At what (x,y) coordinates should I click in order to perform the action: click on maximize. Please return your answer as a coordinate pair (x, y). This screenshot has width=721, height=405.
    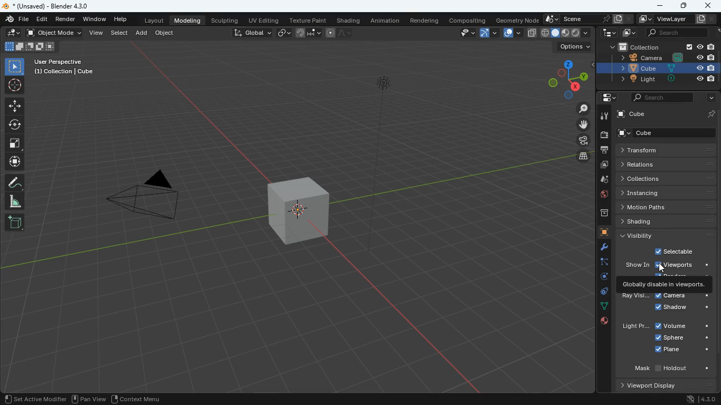
    Looking at the image, I should click on (682, 6).